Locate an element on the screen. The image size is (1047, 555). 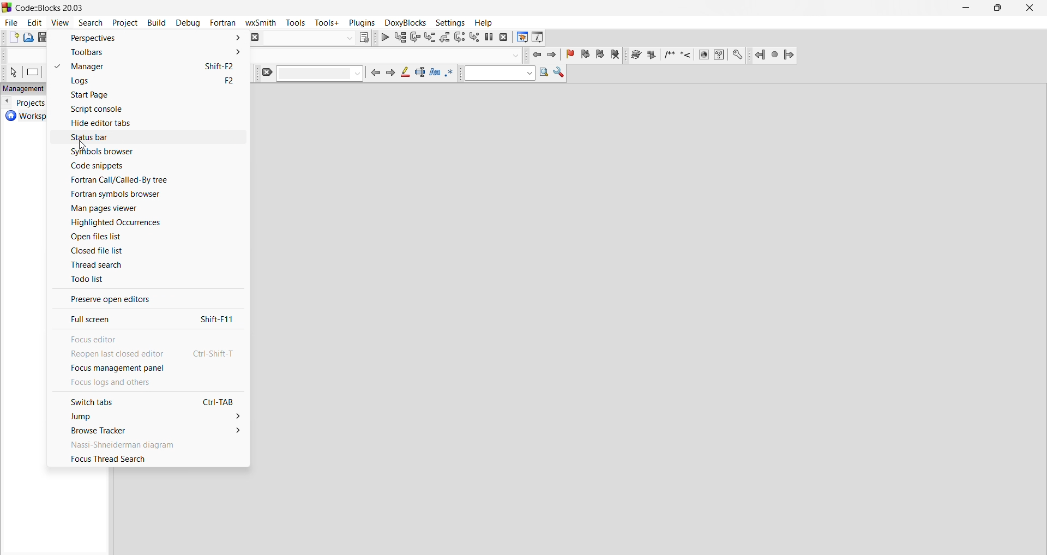
break debugger is located at coordinates (490, 39).